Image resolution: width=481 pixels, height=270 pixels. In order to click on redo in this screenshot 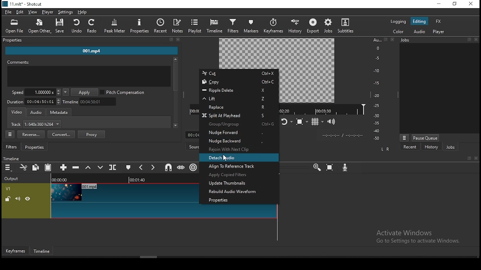, I will do `click(92, 26)`.